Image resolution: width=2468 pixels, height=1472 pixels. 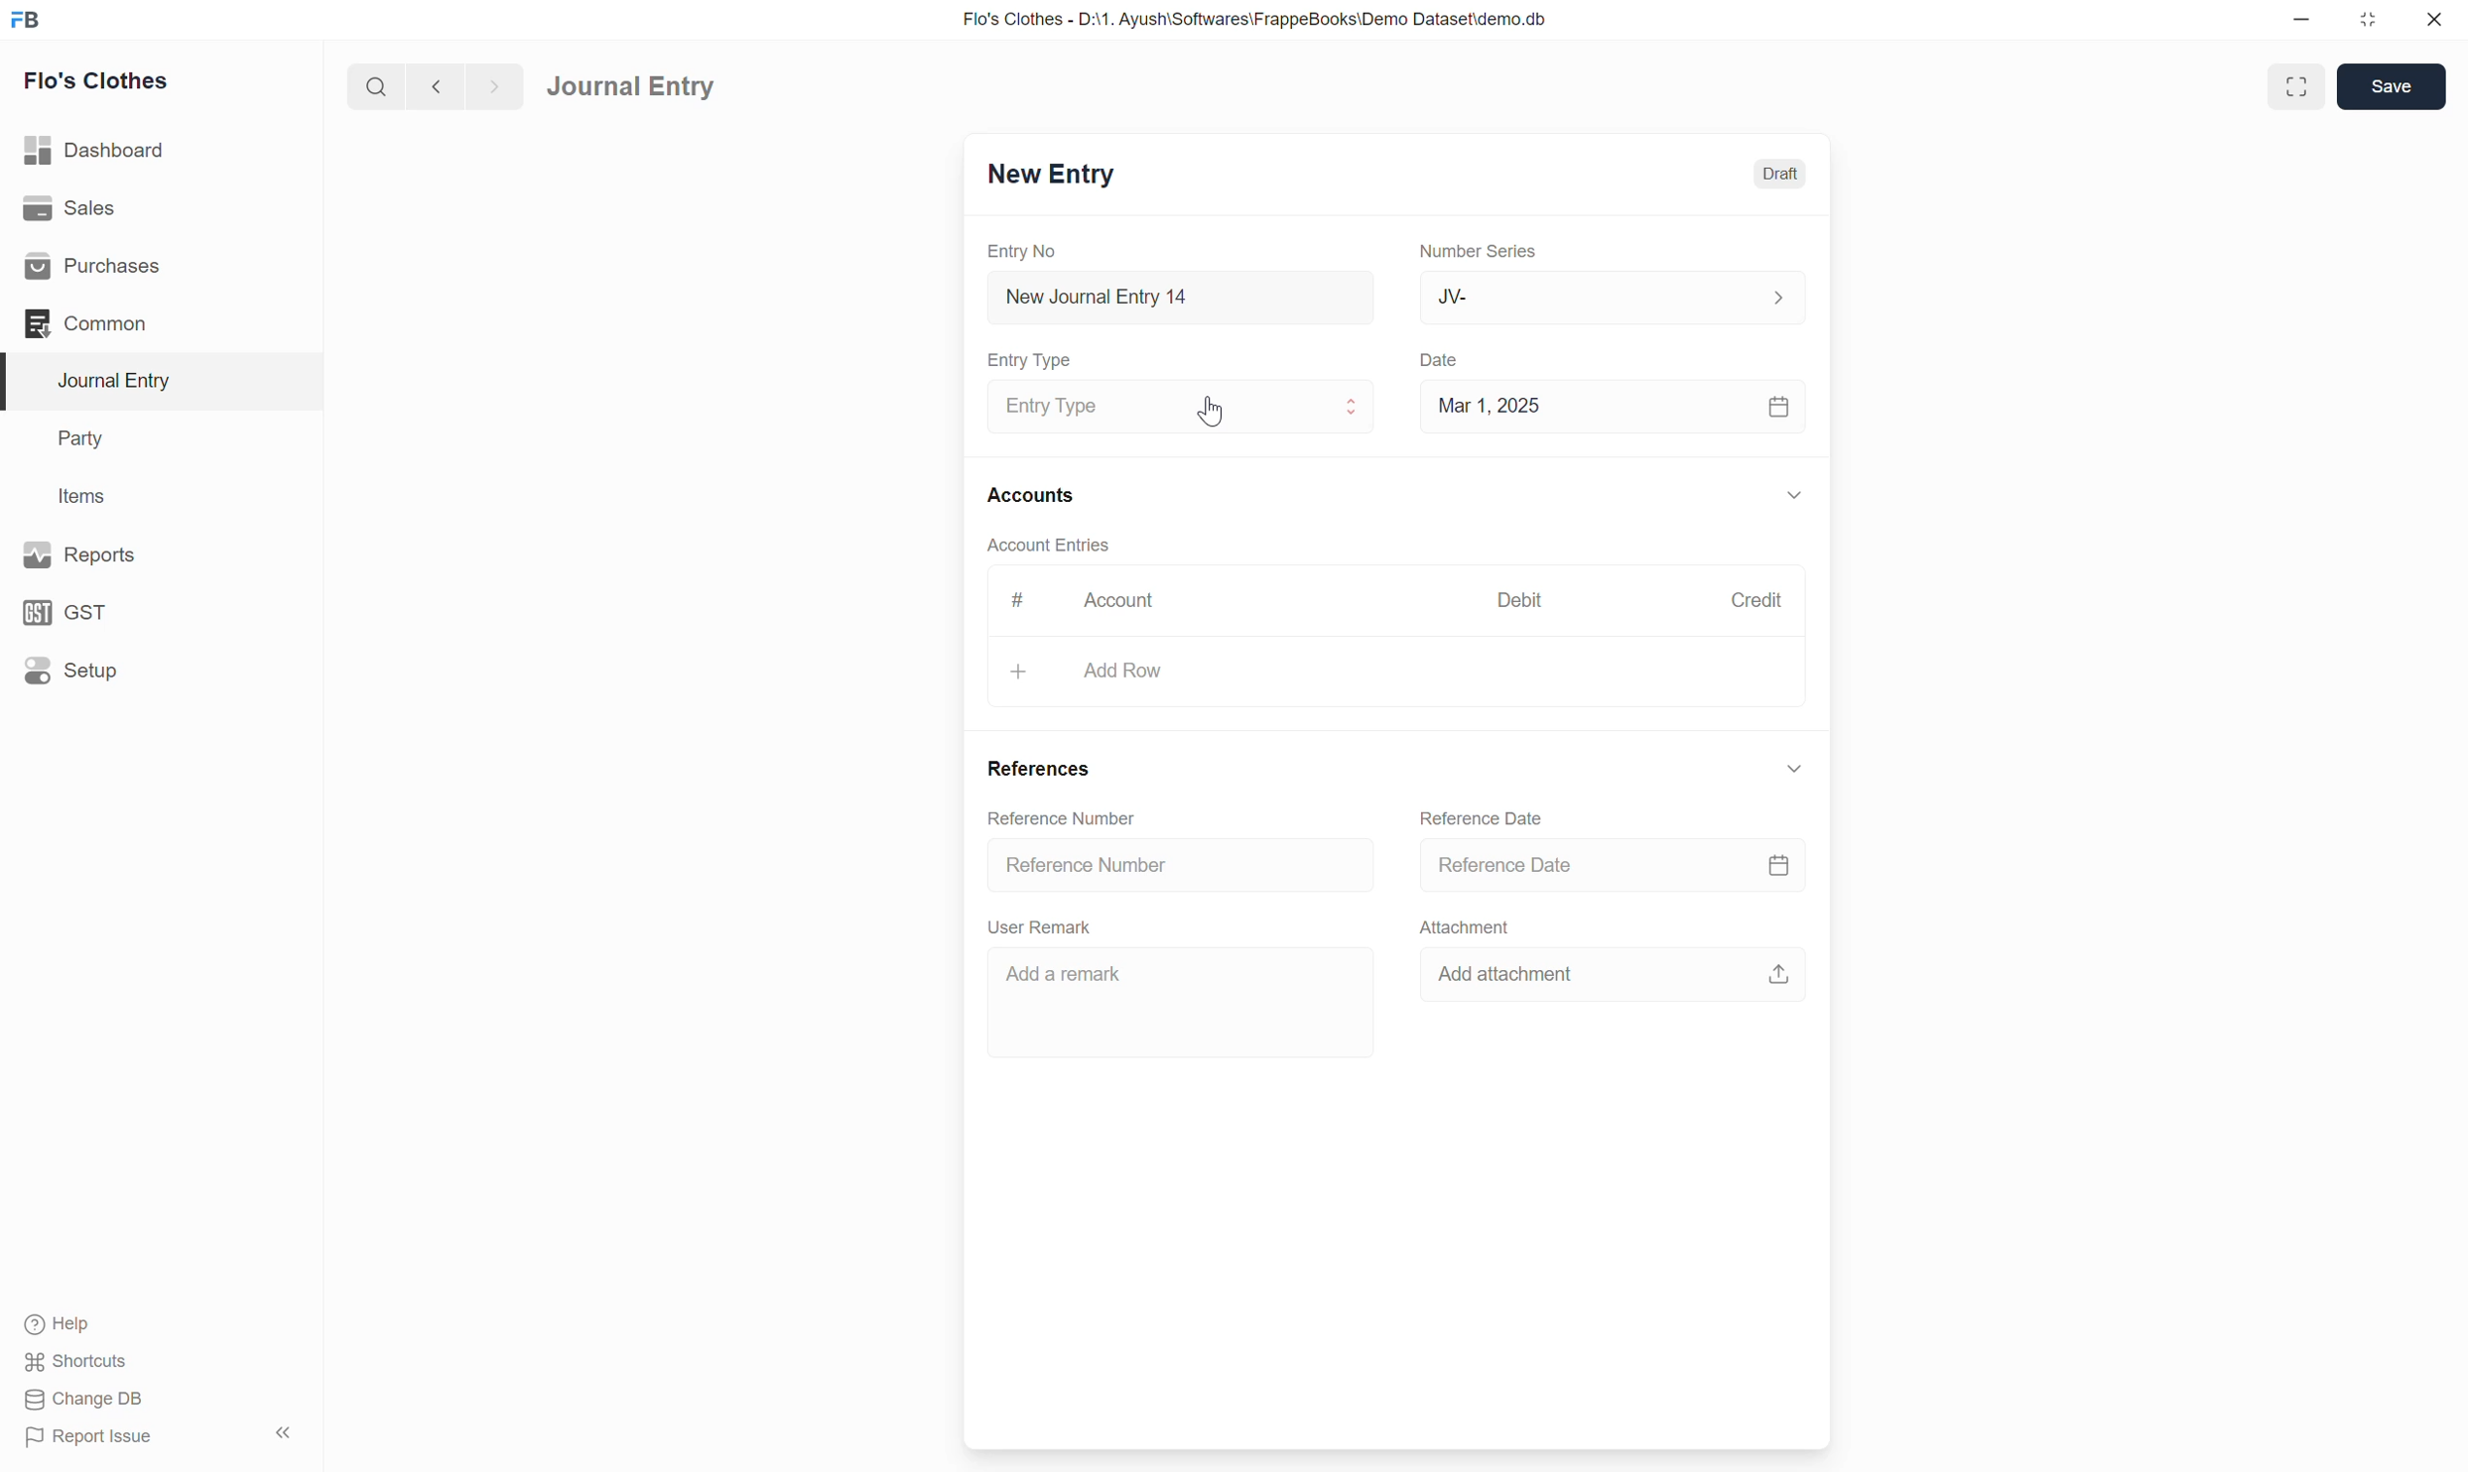 I want to click on Save, so click(x=2393, y=87).